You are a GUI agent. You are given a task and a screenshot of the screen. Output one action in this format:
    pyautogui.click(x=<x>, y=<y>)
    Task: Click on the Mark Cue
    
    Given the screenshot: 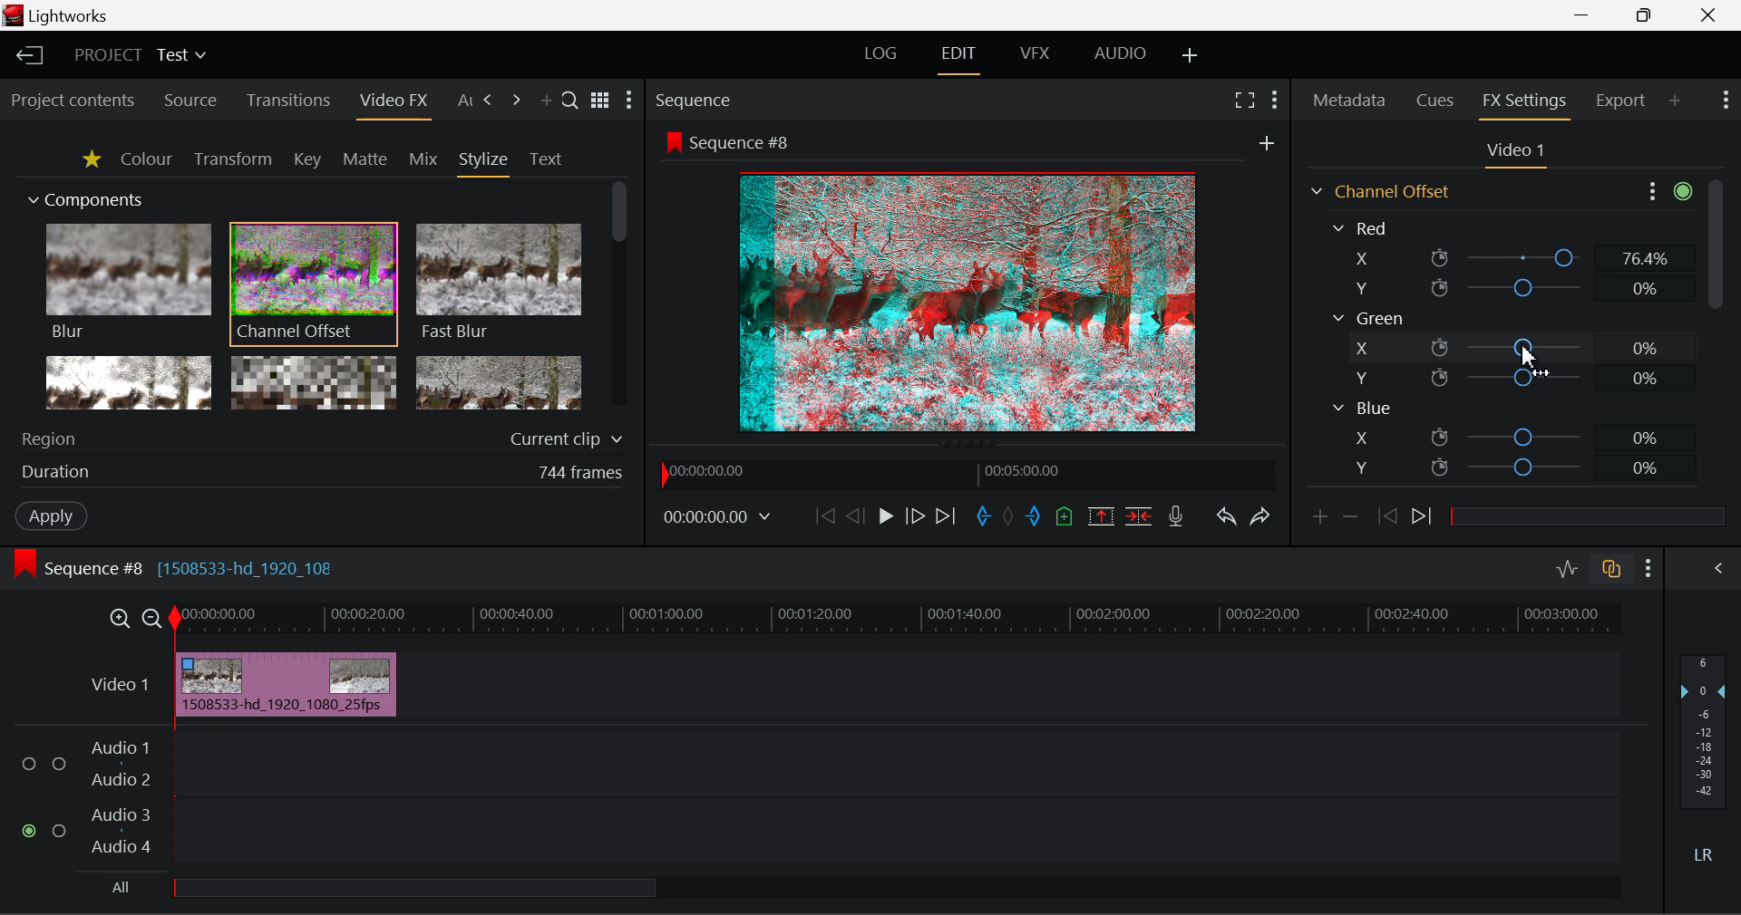 What is the action you would take?
    pyautogui.click(x=1065, y=515)
    